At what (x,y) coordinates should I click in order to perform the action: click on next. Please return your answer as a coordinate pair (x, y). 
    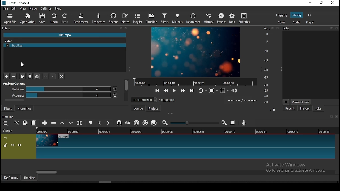
    Looking at the image, I should click on (192, 93).